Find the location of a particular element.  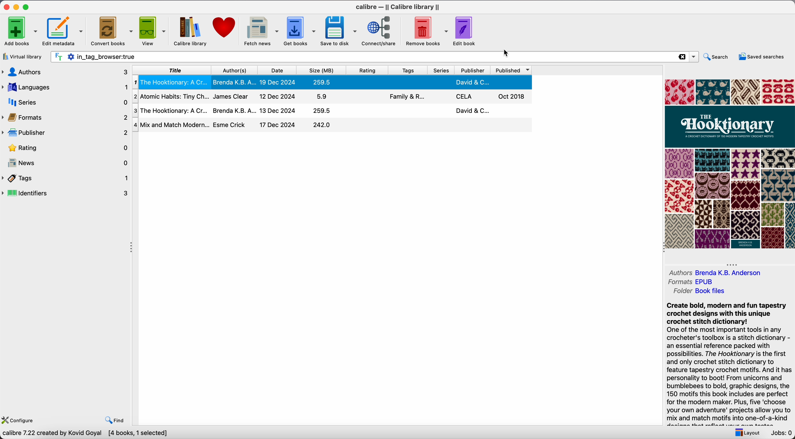

search is located at coordinates (718, 58).